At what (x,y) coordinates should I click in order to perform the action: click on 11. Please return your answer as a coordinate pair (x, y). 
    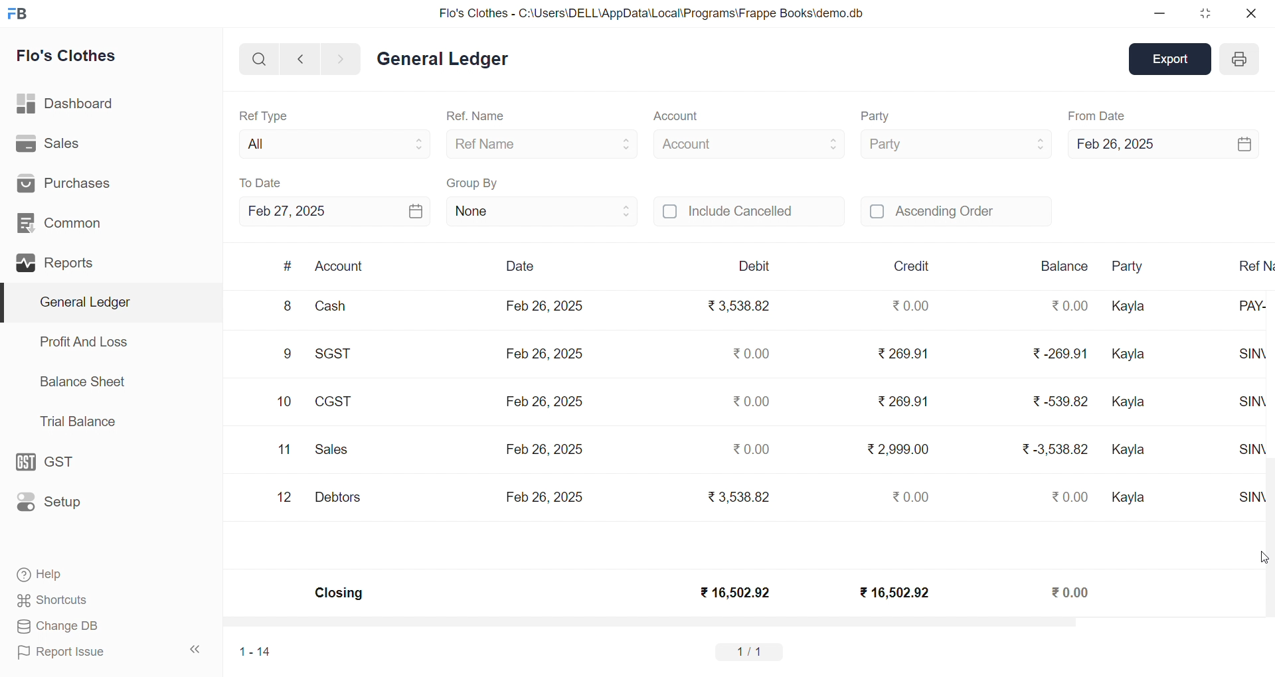
    Looking at the image, I should click on (284, 450).